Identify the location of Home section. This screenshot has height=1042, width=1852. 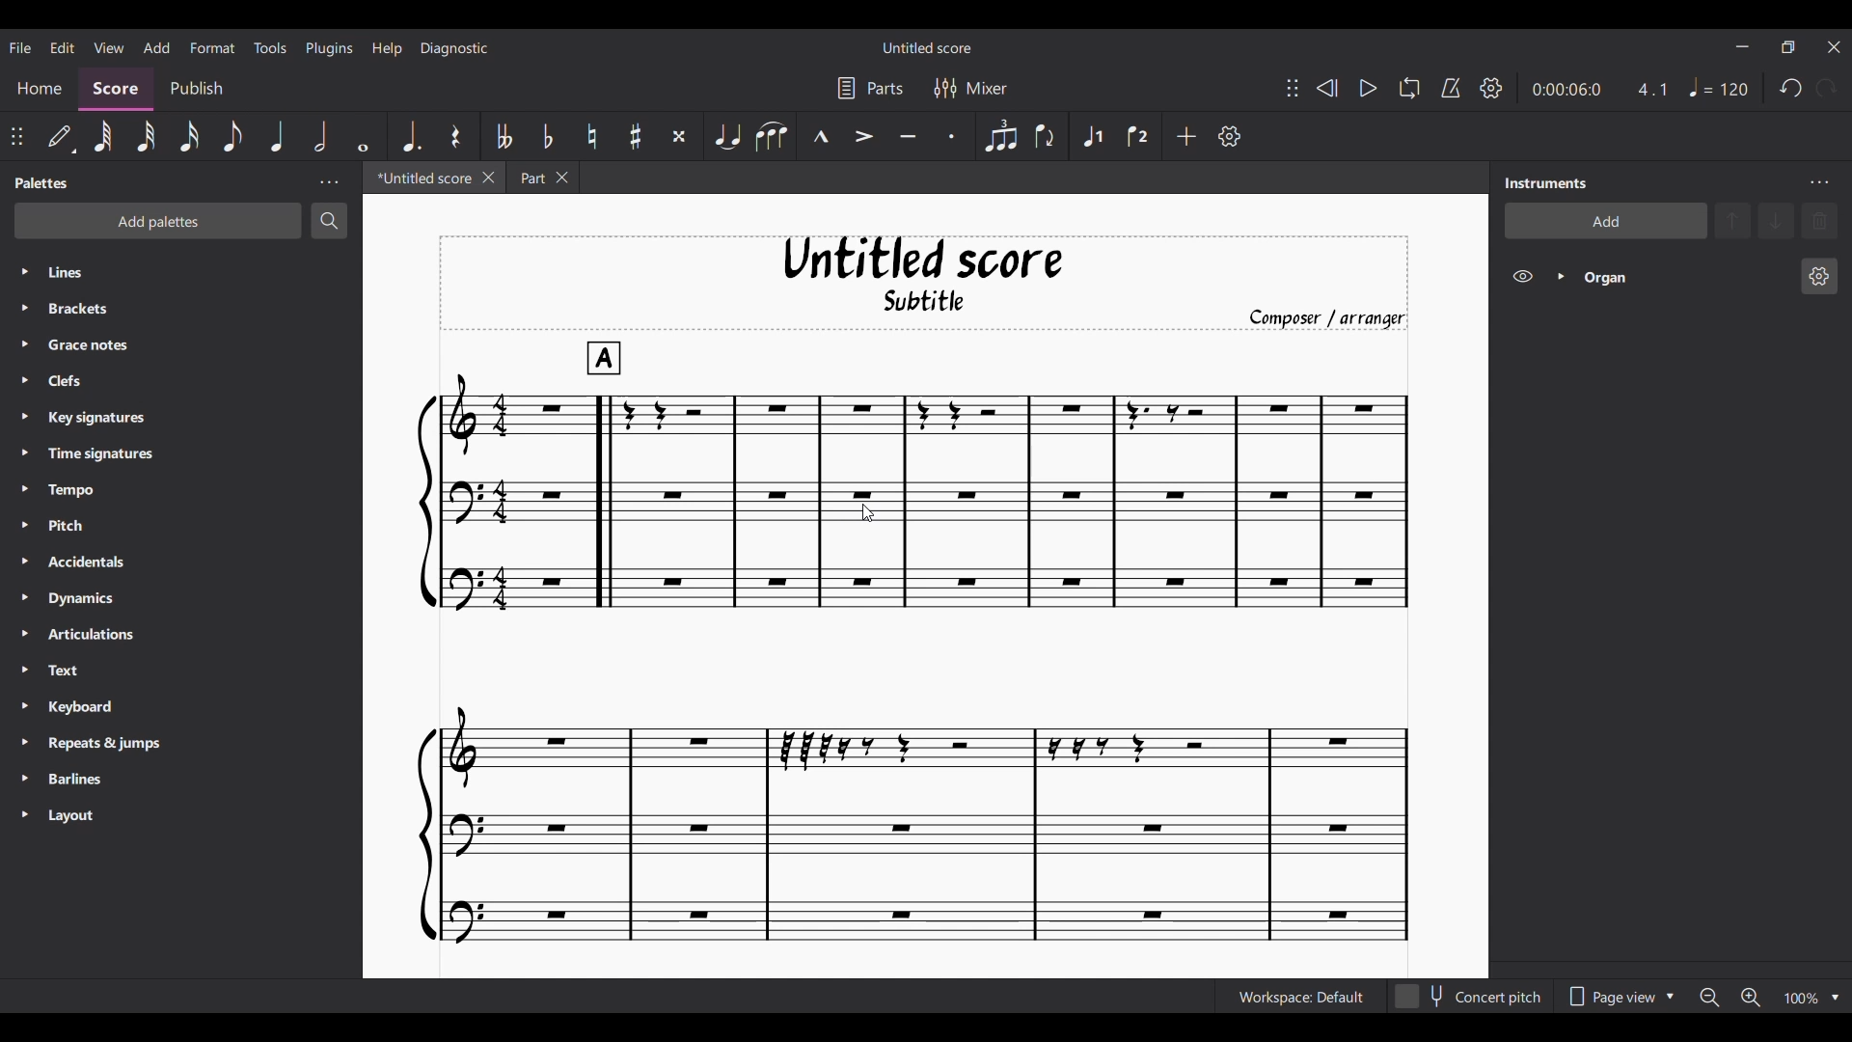
(39, 88).